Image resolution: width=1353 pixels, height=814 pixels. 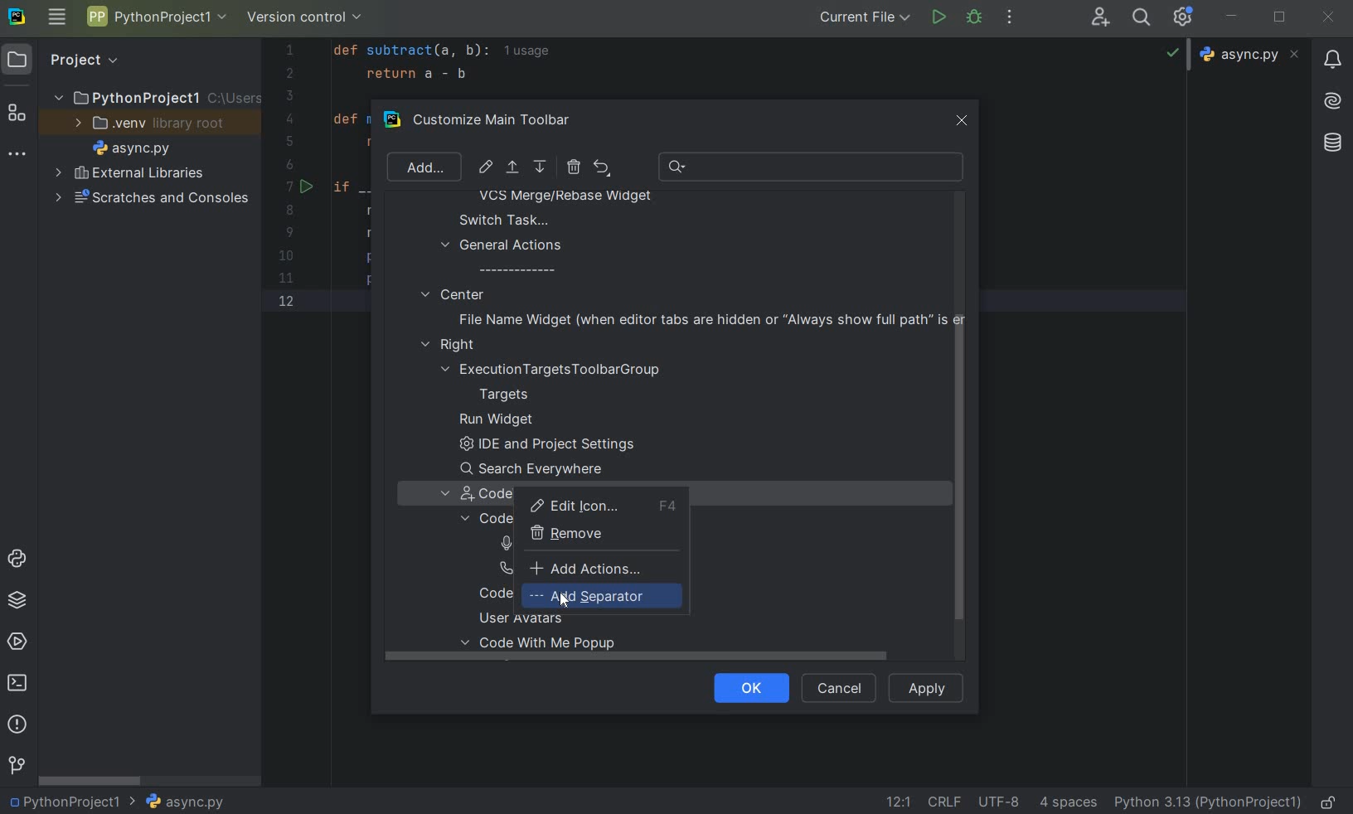 I want to click on updates, so click(x=1332, y=58).